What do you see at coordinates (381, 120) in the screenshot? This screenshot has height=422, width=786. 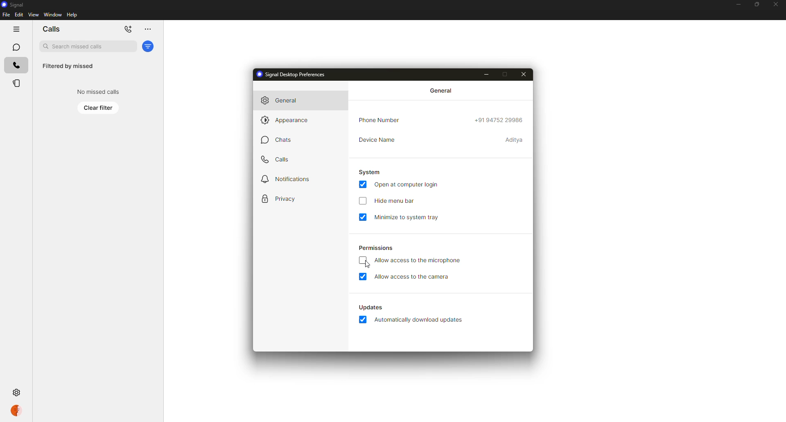 I see `phone number` at bounding box center [381, 120].